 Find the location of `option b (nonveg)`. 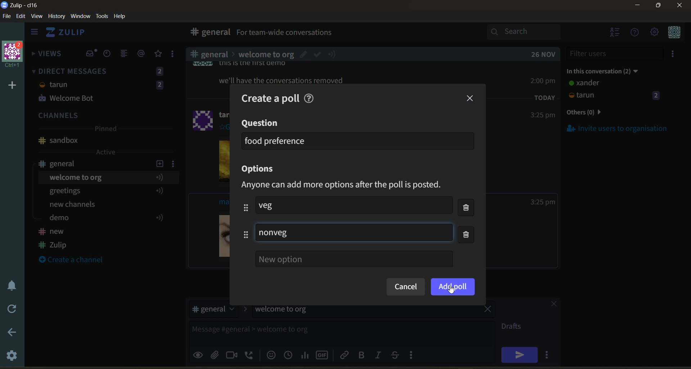

option b (nonveg) is located at coordinates (275, 233).